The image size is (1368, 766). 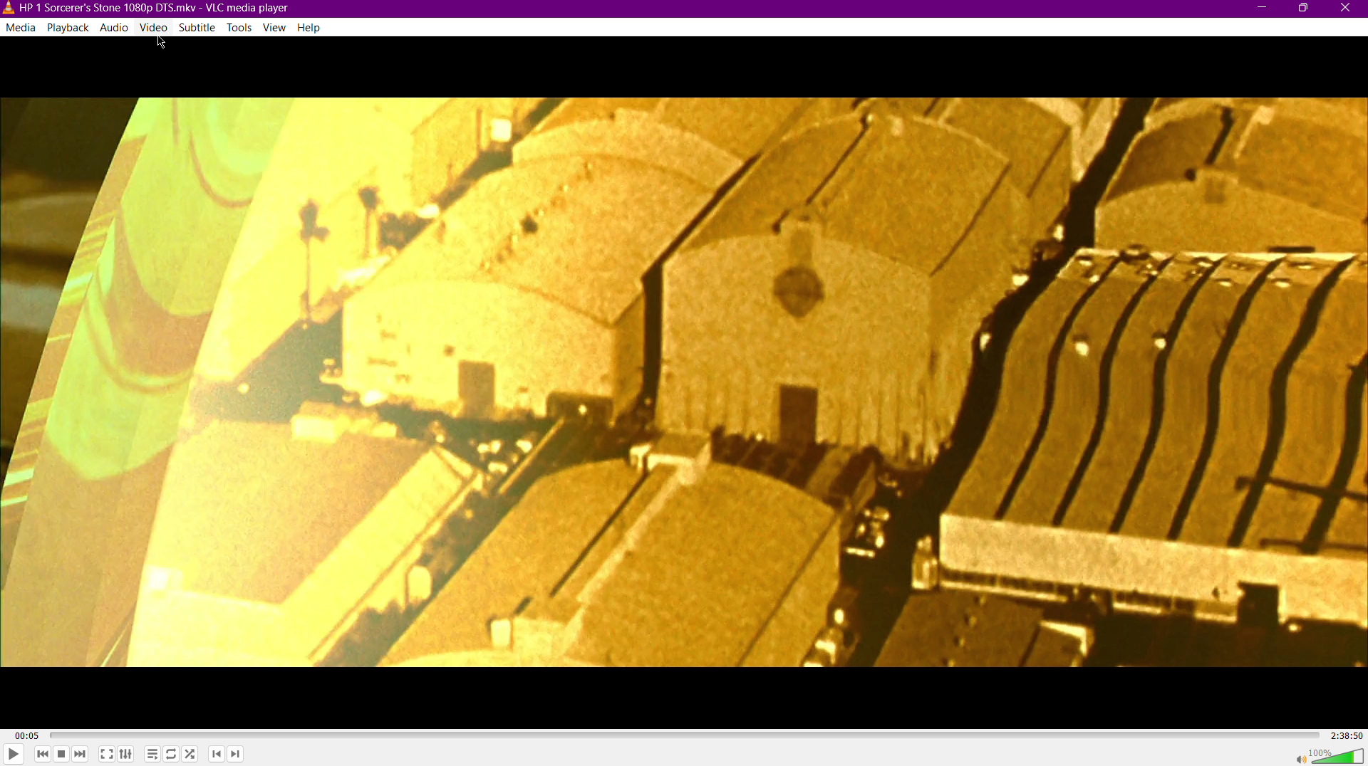 I want to click on Help, so click(x=310, y=27).